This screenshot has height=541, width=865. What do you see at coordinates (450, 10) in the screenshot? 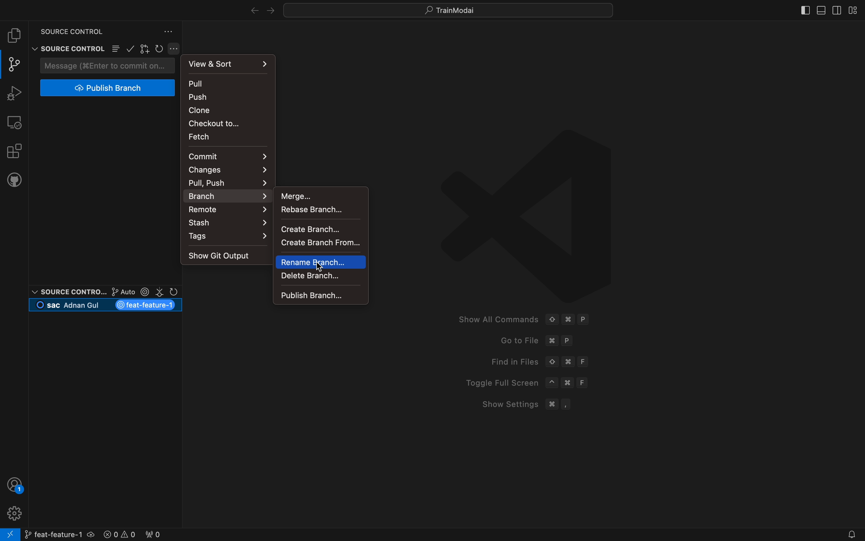
I see `quick menus` at bounding box center [450, 10].